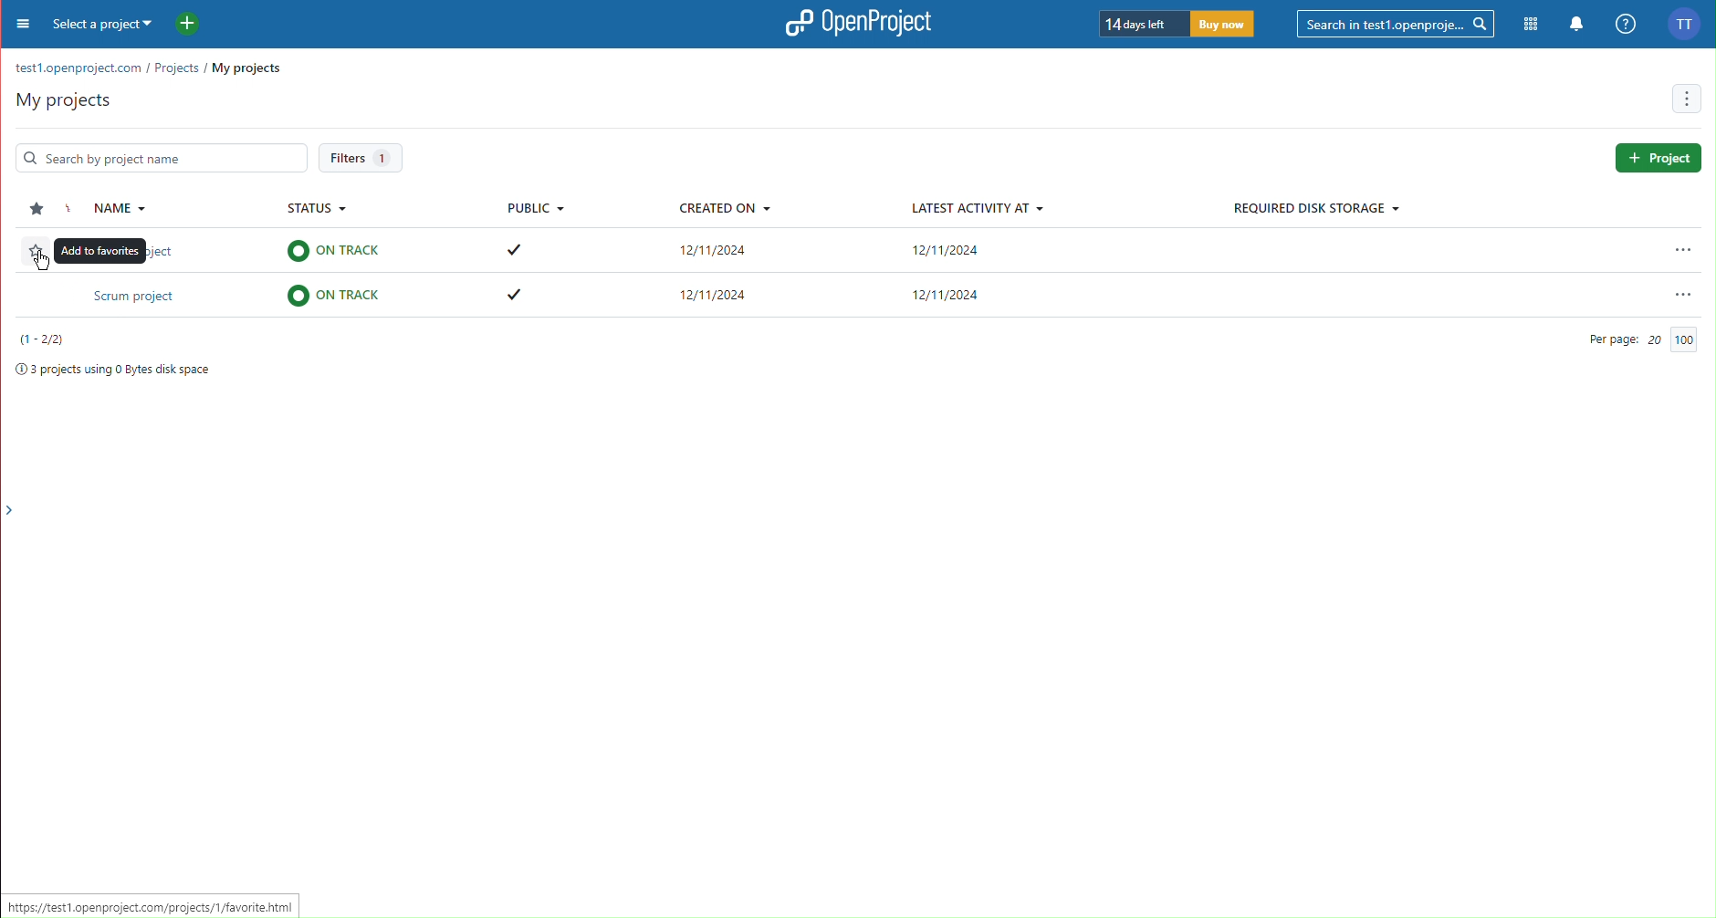  What do you see at coordinates (863, 253) in the screenshot?
I see `Demo Project` at bounding box center [863, 253].